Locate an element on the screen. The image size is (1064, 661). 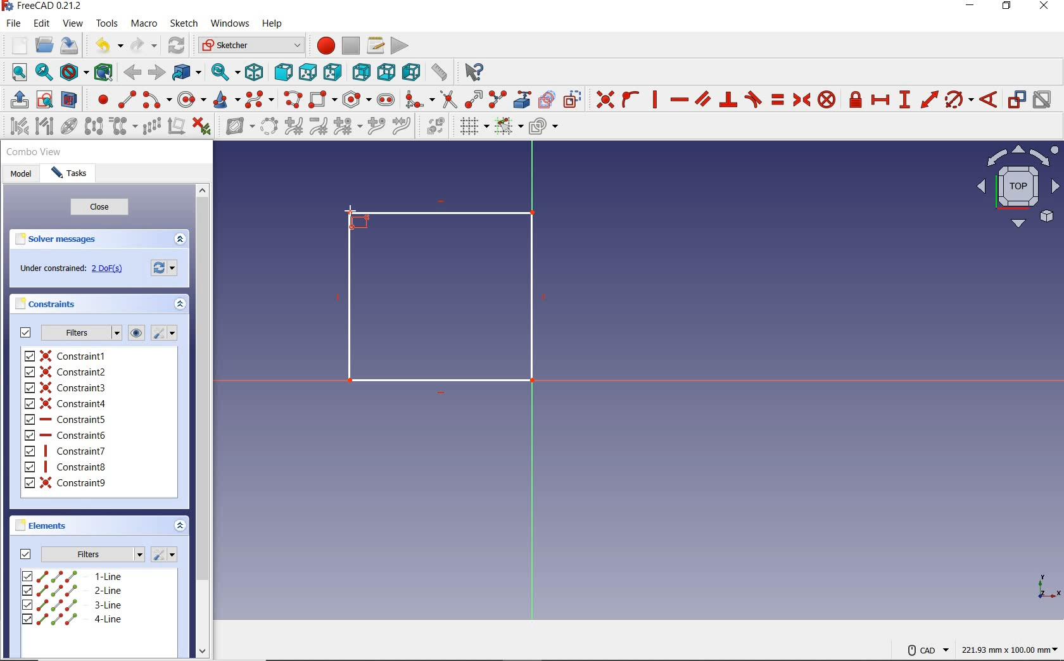
help is located at coordinates (274, 25).